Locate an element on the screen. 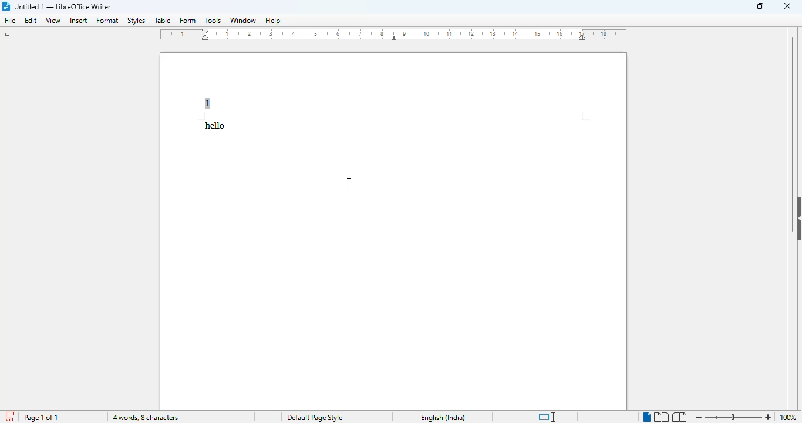 The height and width of the screenshot is (423, 802). format is located at coordinates (108, 21).